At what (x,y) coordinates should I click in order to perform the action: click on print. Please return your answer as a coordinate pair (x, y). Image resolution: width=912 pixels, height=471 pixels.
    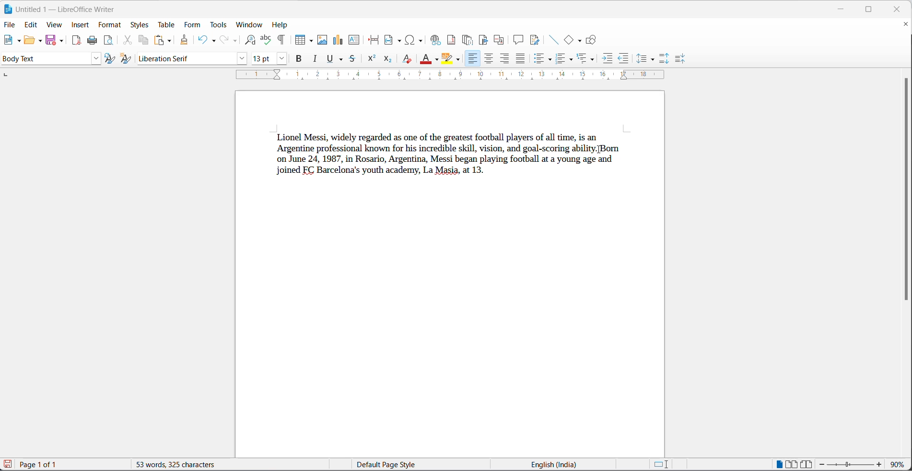
    Looking at the image, I should click on (92, 40).